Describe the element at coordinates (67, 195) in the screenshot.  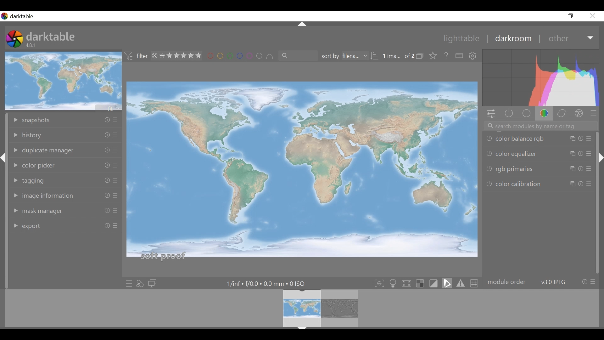
I see `image information` at that location.